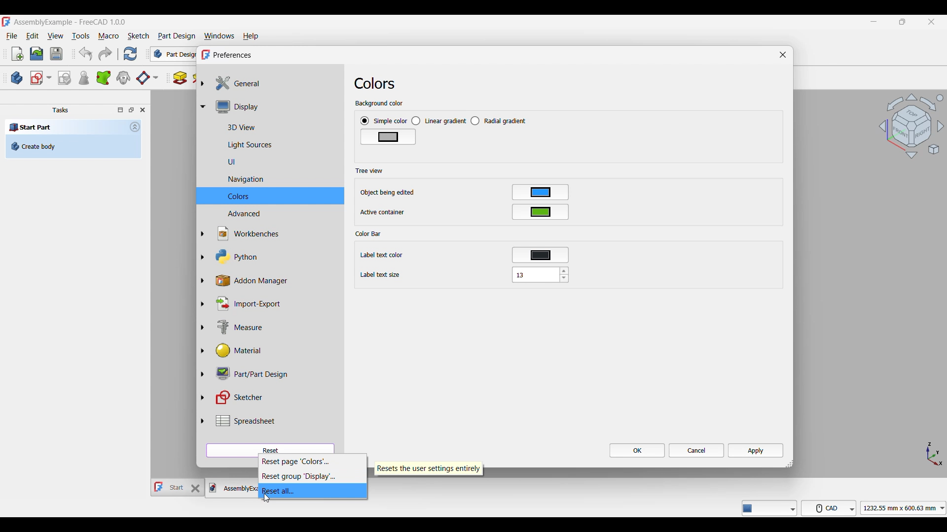 Image resolution: width=947 pixels, height=532 pixels. I want to click on Close, so click(142, 110).